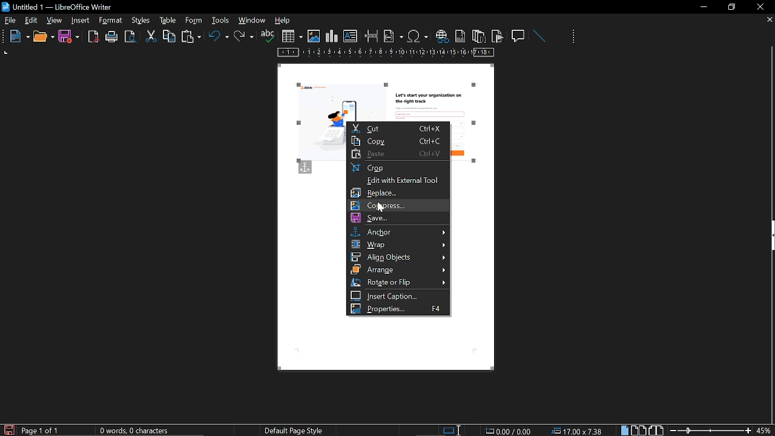  Describe the element at coordinates (453, 430) in the screenshot. I see `standard selection` at that location.